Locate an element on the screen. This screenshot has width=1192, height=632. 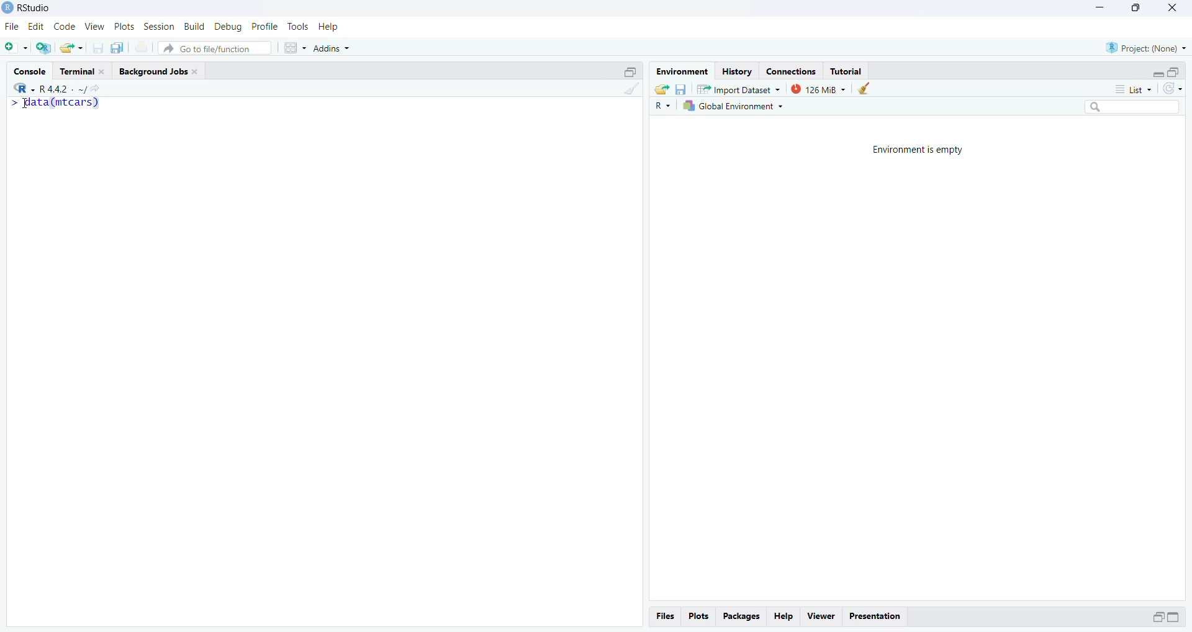
Profile is located at coordinates (264, 27).